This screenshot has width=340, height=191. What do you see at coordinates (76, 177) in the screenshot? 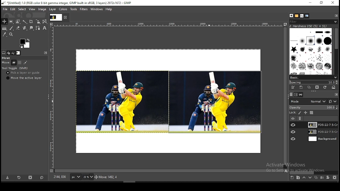
I see `units` at bounding box center [76, 177].